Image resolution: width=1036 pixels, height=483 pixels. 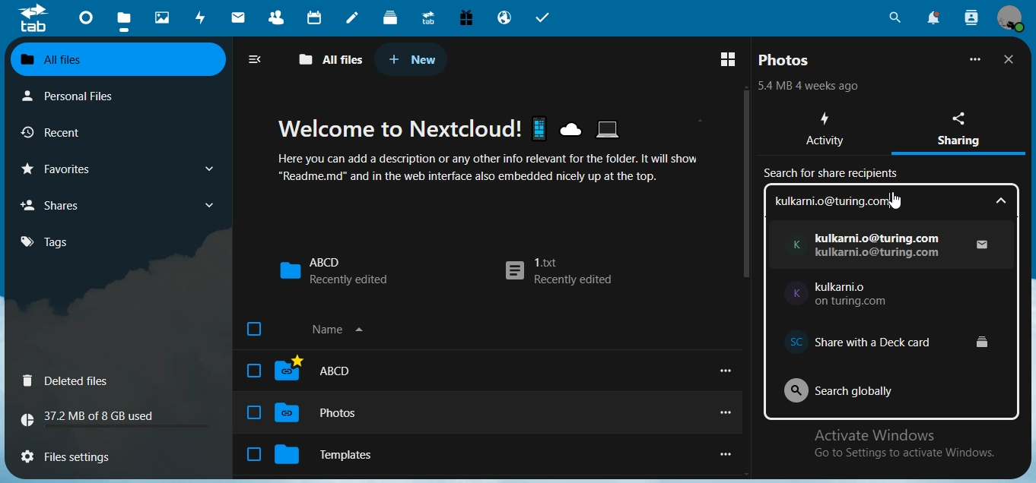 I want to click on show grid view, so click(x=731, y=58).